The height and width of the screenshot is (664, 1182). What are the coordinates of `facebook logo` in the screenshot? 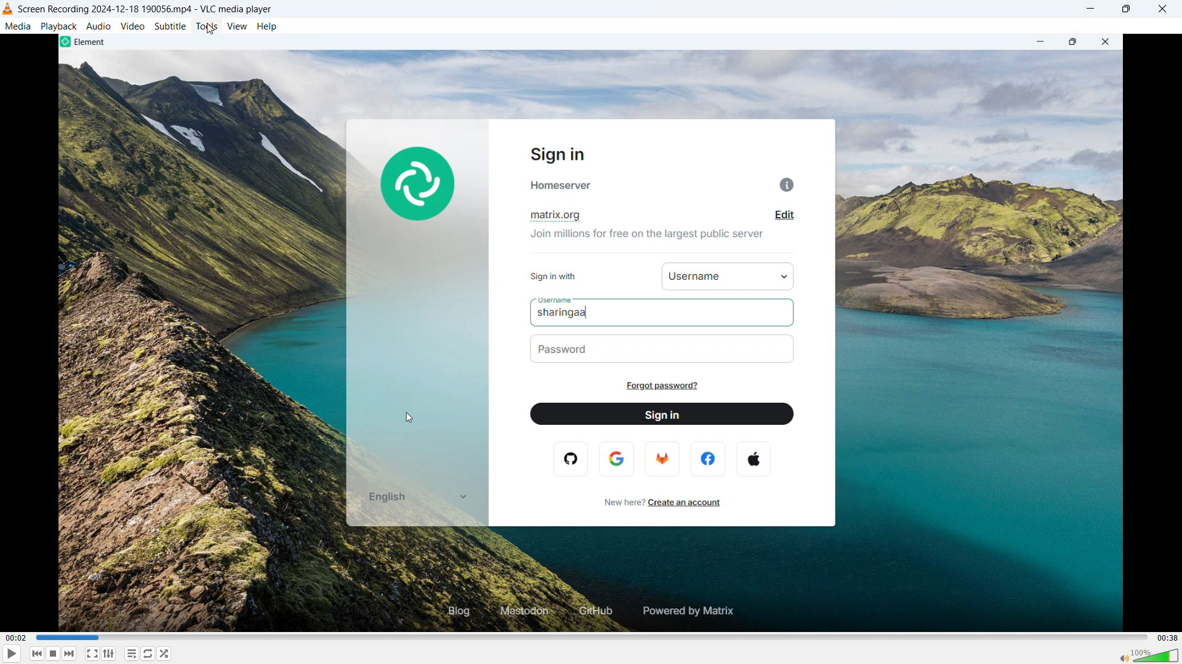 It's located at (710, 458).